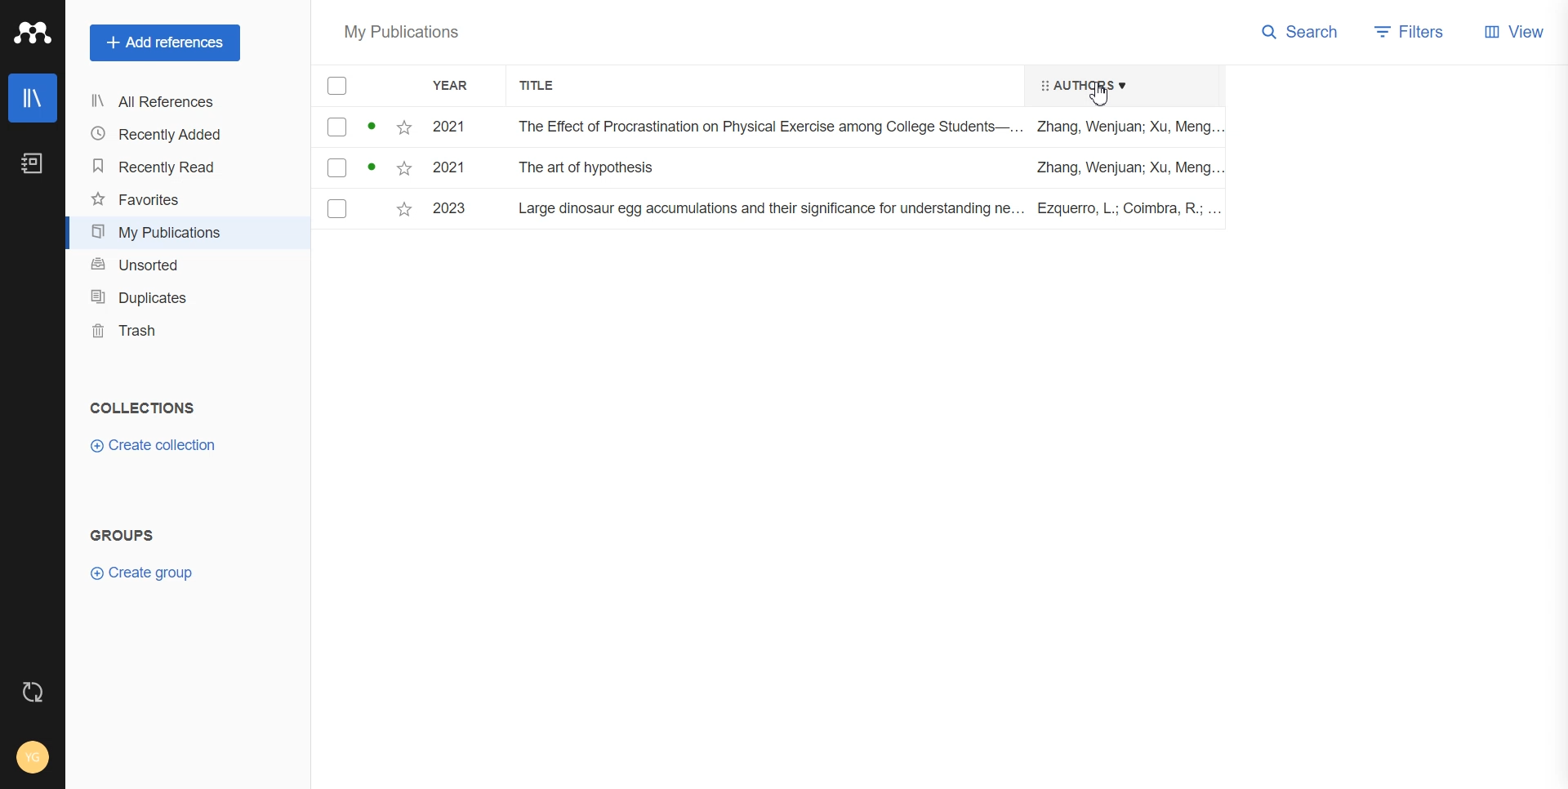 This screenshot has width=1568, height=789. Describe the element at coordinates (33, 32) in the screenshot. I see `Logo` at that location.